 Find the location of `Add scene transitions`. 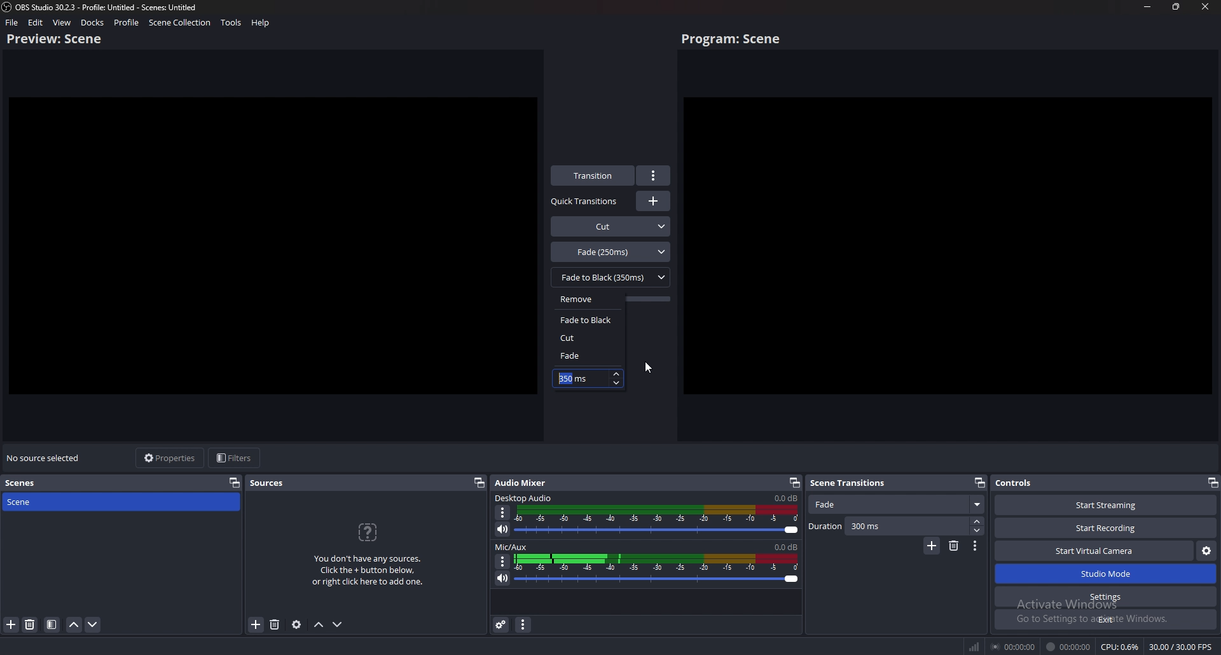

Add scene transitions is located at coordinates (931, 546).